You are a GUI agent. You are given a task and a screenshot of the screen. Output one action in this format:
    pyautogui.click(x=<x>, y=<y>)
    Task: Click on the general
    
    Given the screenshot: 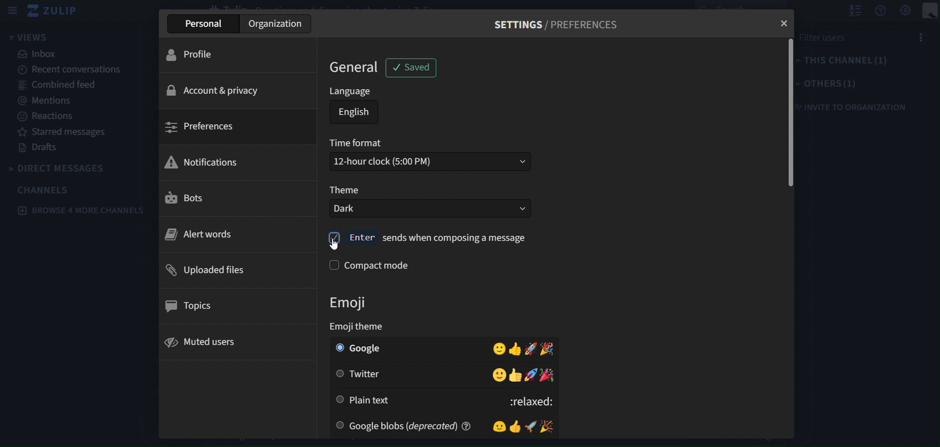 What is the action you would take?
    pyautogui.click(x=357, y=67)
    